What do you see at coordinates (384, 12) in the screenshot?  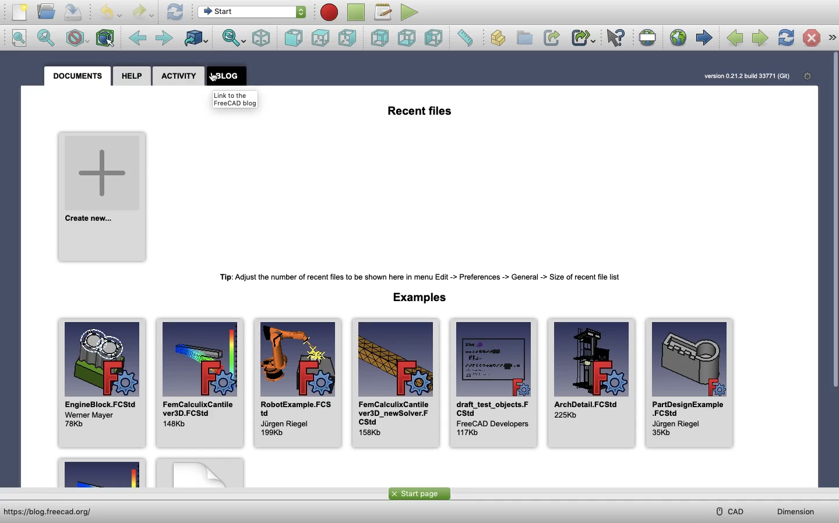 I see `Edit Macro` at bounding box center [384, 12].